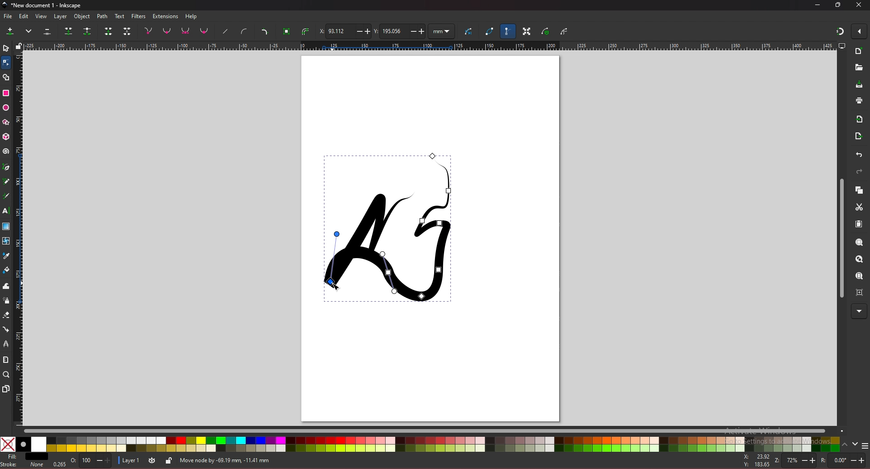  I want to click on toggle lock, so click(169, 460).